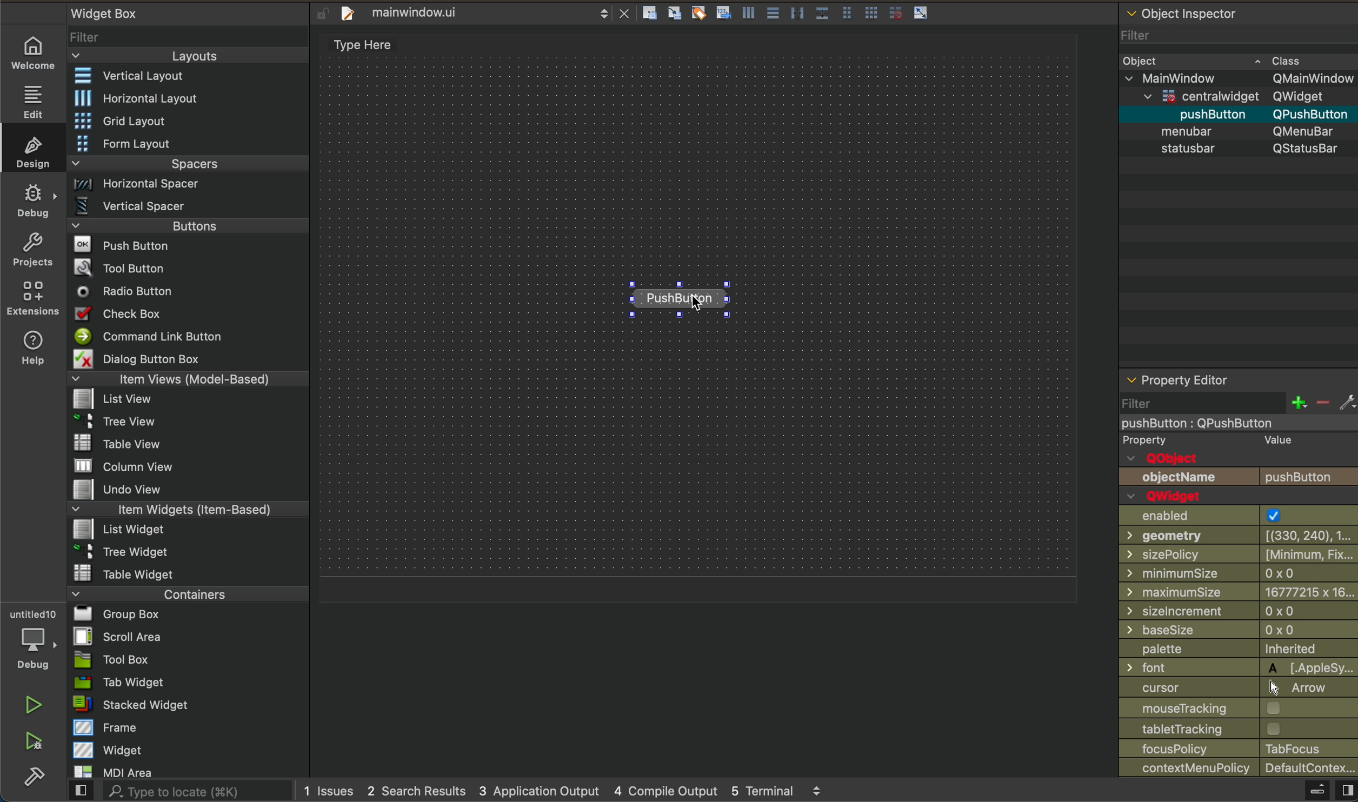 This screenshot has height=802, width=1358. Describe the element at coordinates (188, 422) in the screenshot. I see `tree view` at that location.